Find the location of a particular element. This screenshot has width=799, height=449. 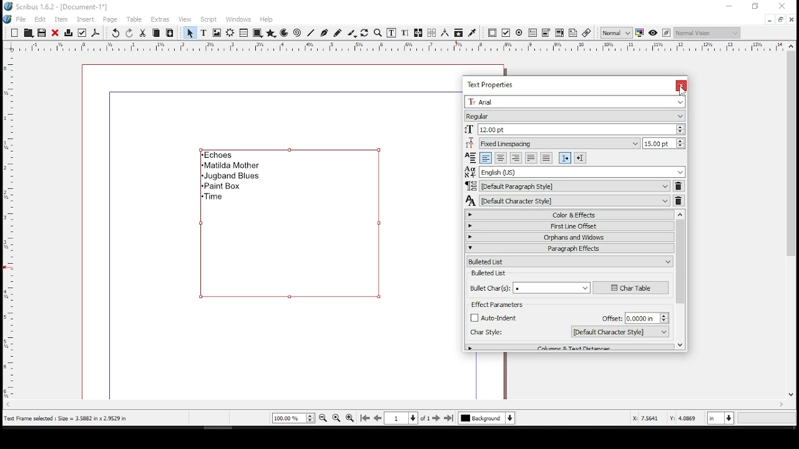

 is located at coordinates (28, 32).